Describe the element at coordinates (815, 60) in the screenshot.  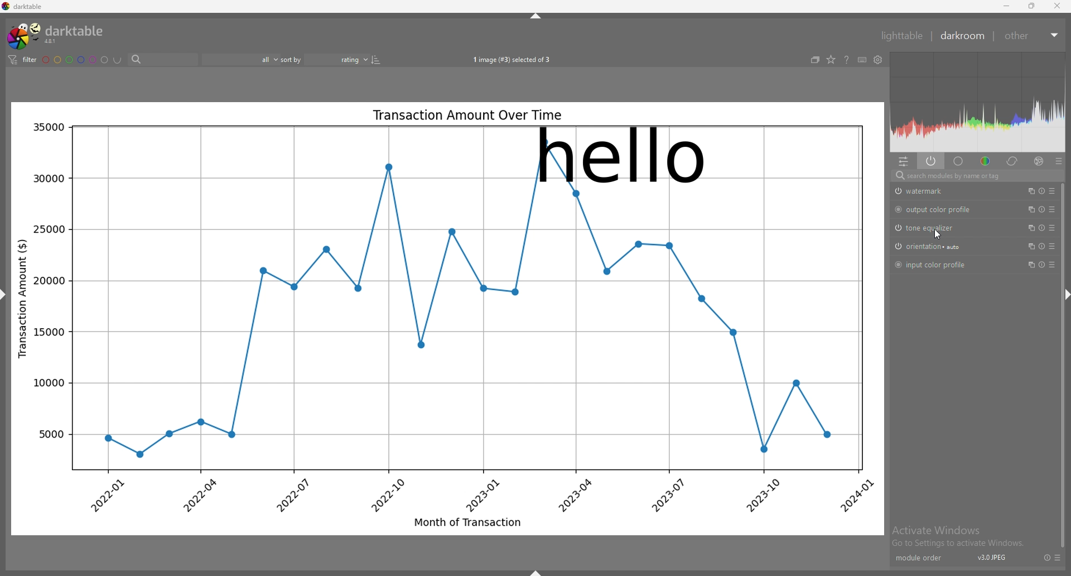
I see `collapse grouped images` at that location.